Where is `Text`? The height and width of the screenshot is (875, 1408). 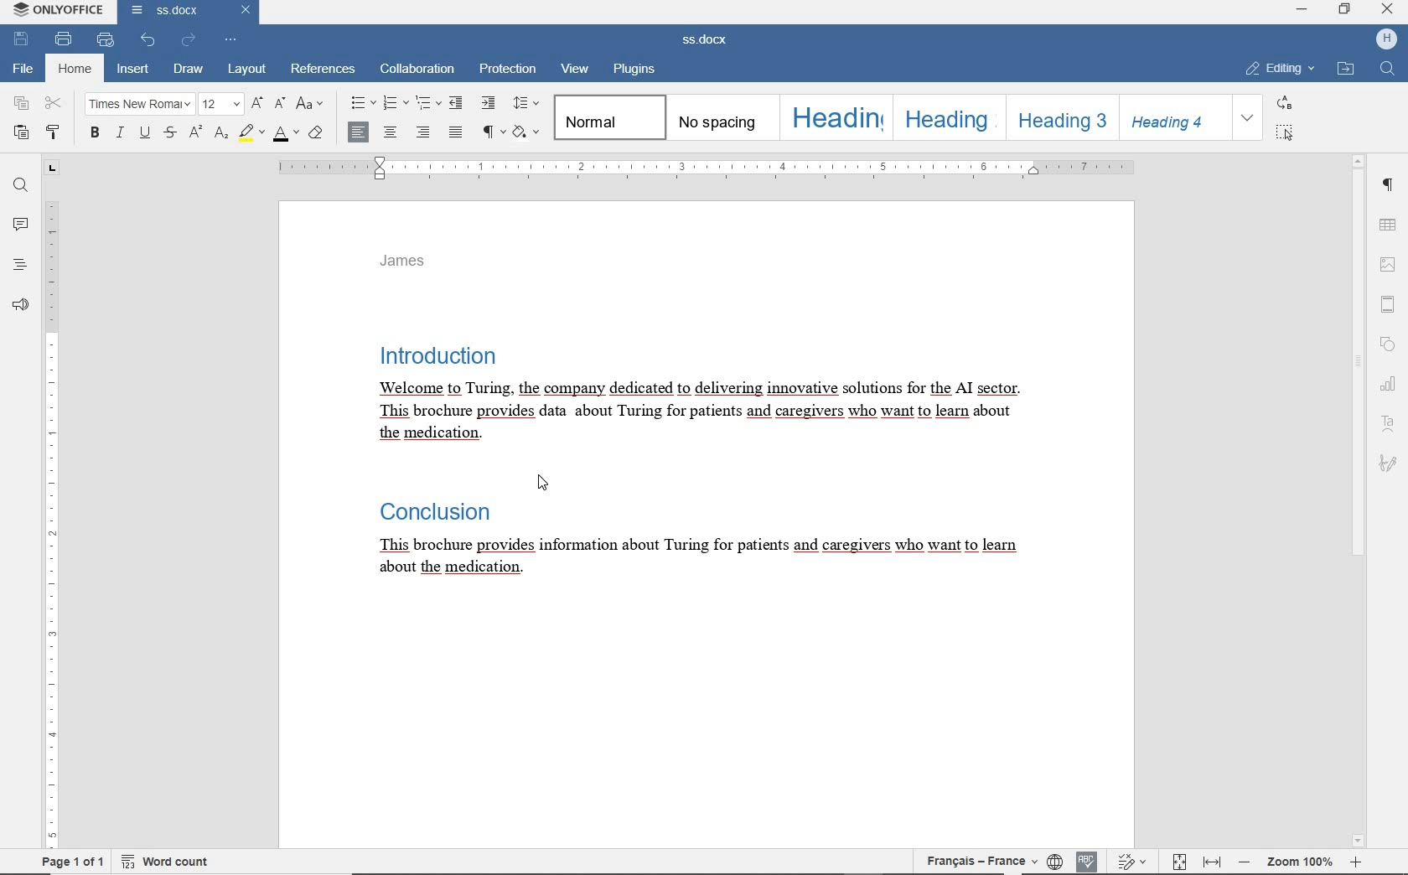
Text is located at coordinates (694, 540).